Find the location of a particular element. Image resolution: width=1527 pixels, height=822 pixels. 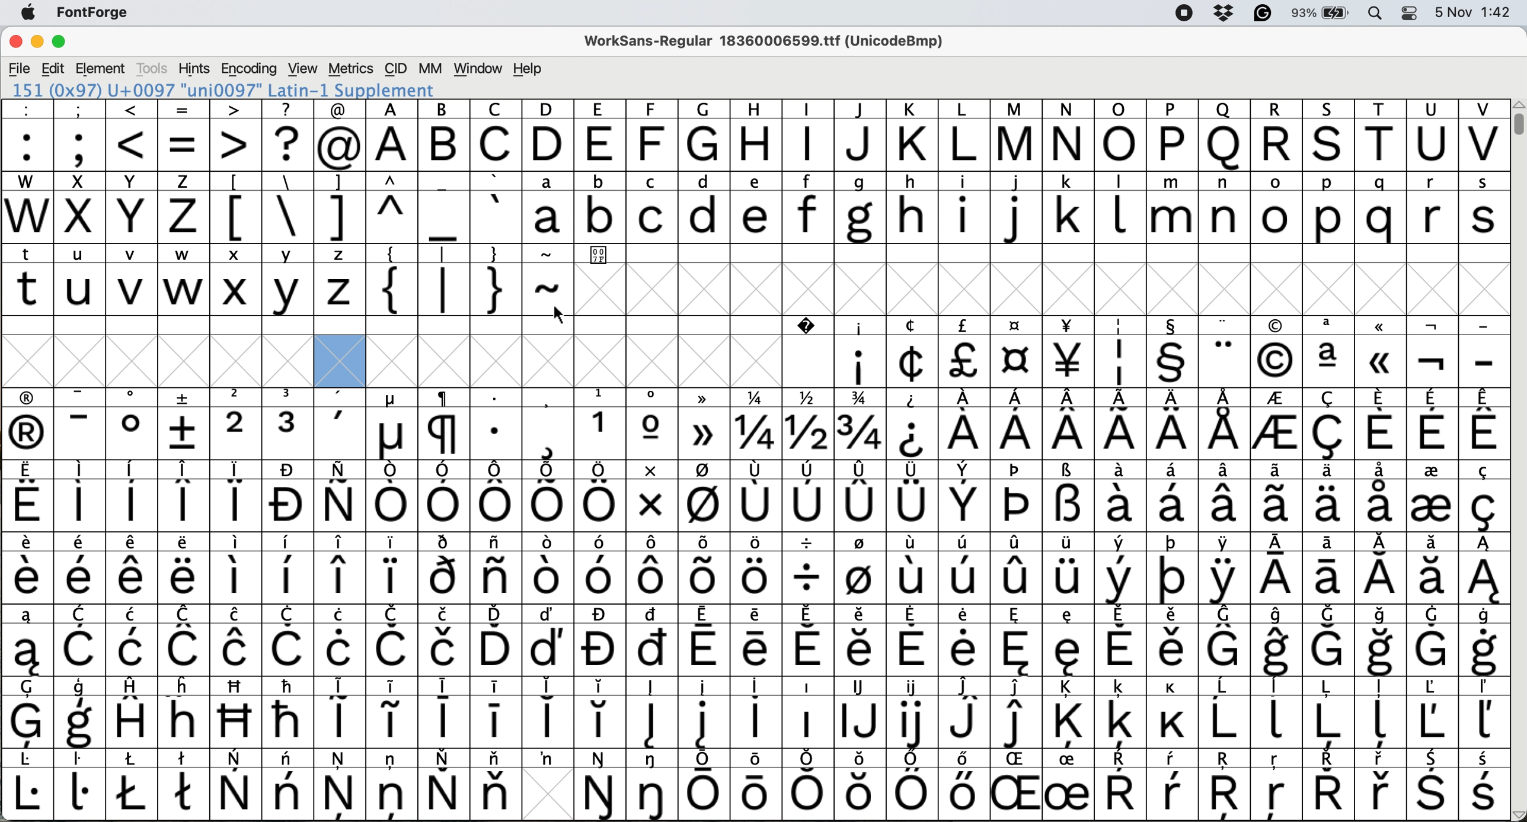

symbol is located at coordinates (1224, 569).